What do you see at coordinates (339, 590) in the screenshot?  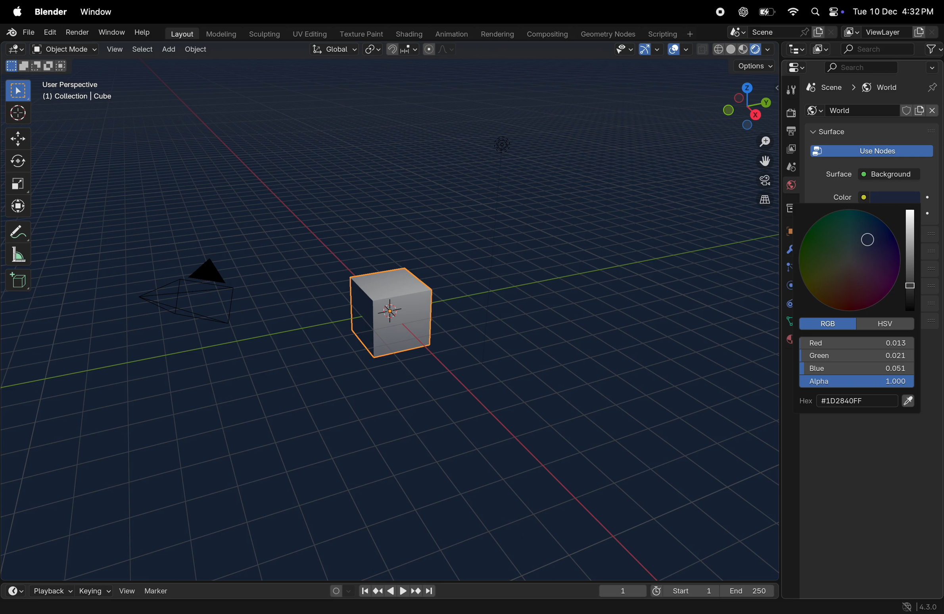 I see `auto keying` at bounding box center [339, 590].